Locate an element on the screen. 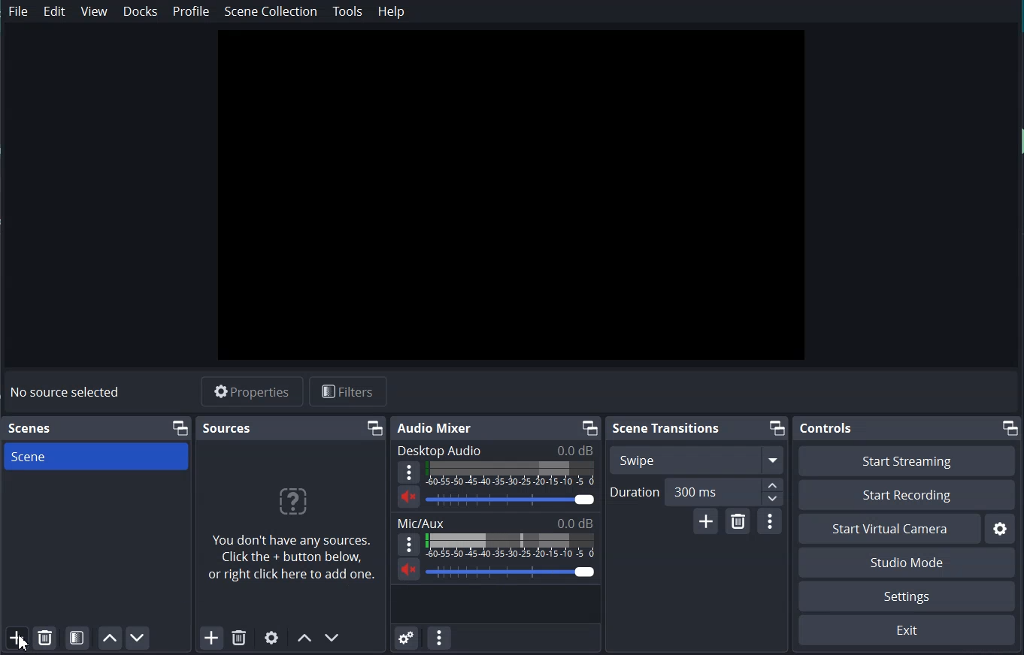 The height and width of the screenshot is (655, 1024). File preview window is located at coordinates (510, 195).